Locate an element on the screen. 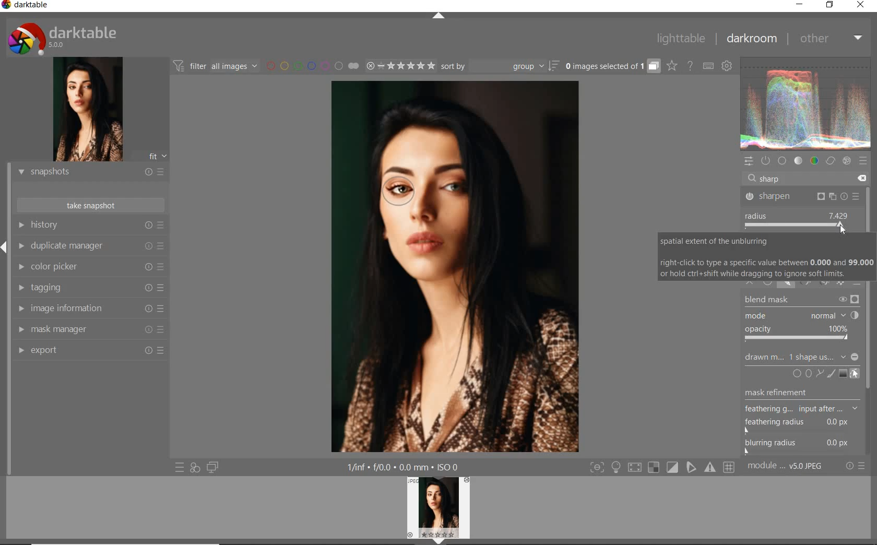 The width and height of the screenshot is (877, 545). effect is located at coordinates (847, 162).